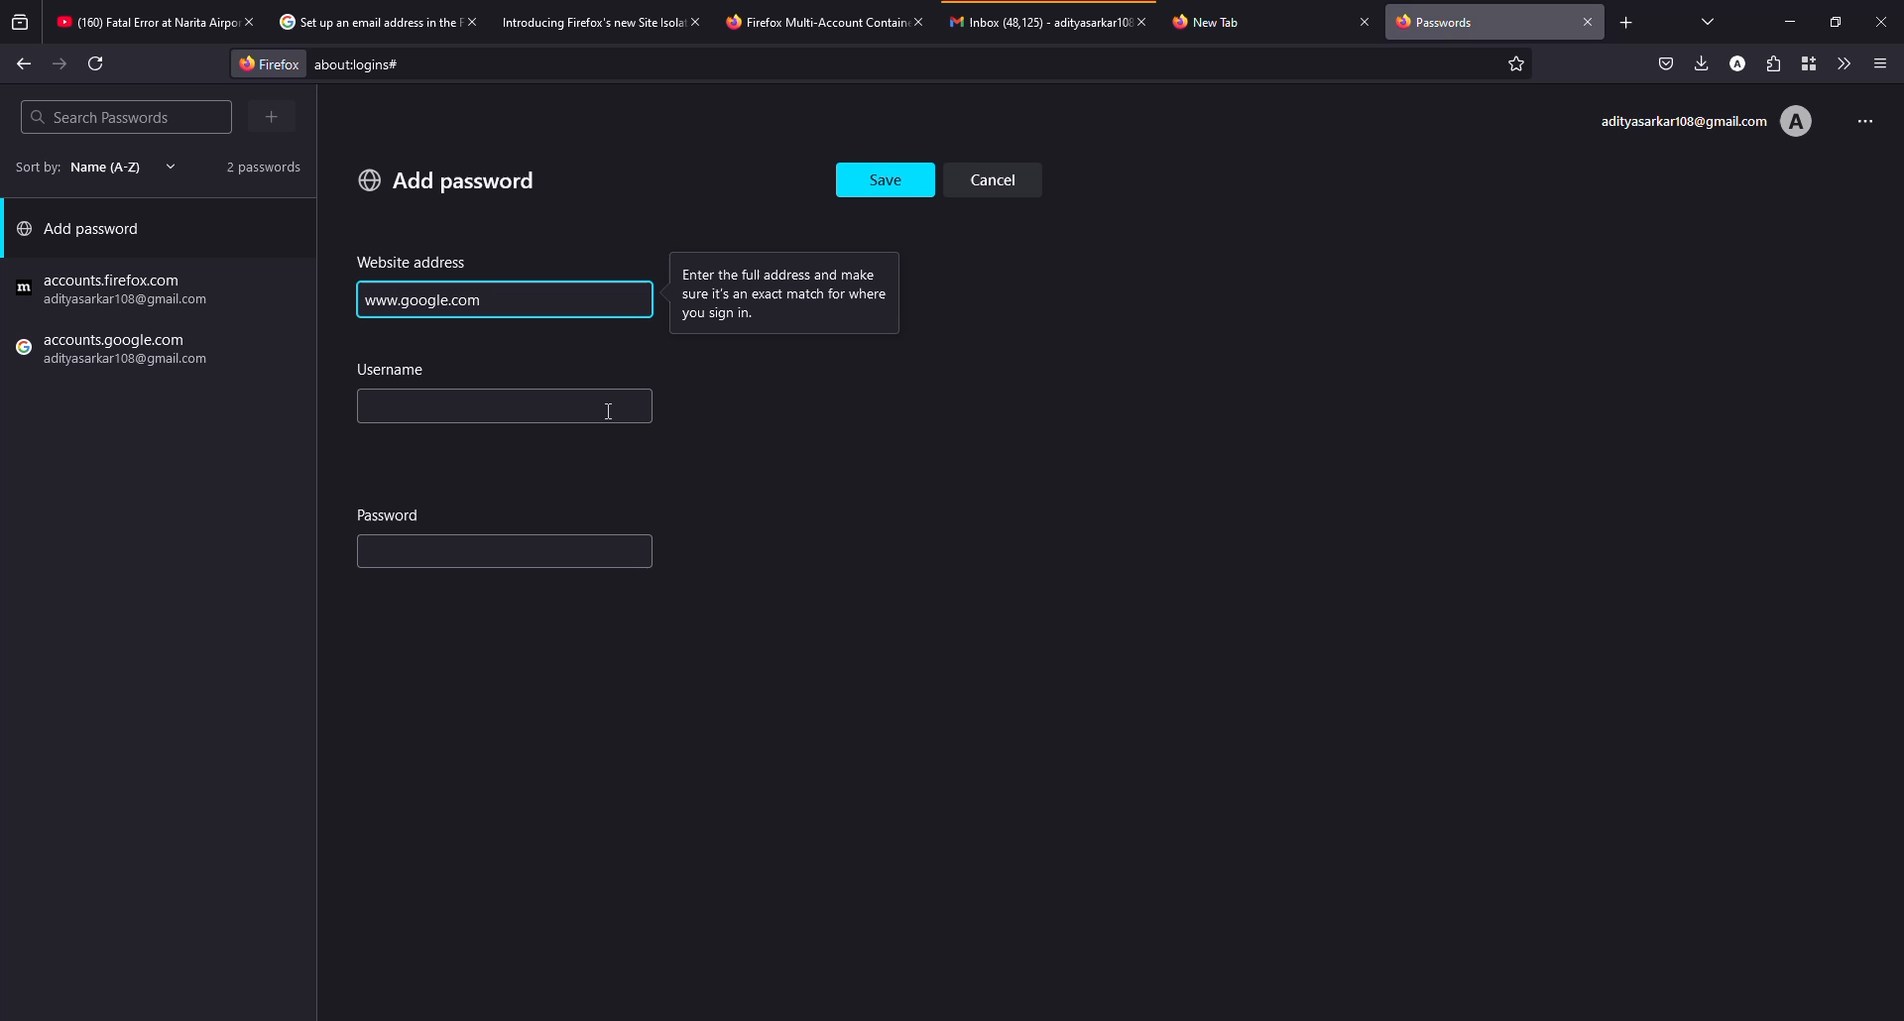 The width and height of the screenshot is (1904, 1021). What do you see at coordinates (1804, 63) in the screenshot?
I see `container` at bounding box center [1804, 63].